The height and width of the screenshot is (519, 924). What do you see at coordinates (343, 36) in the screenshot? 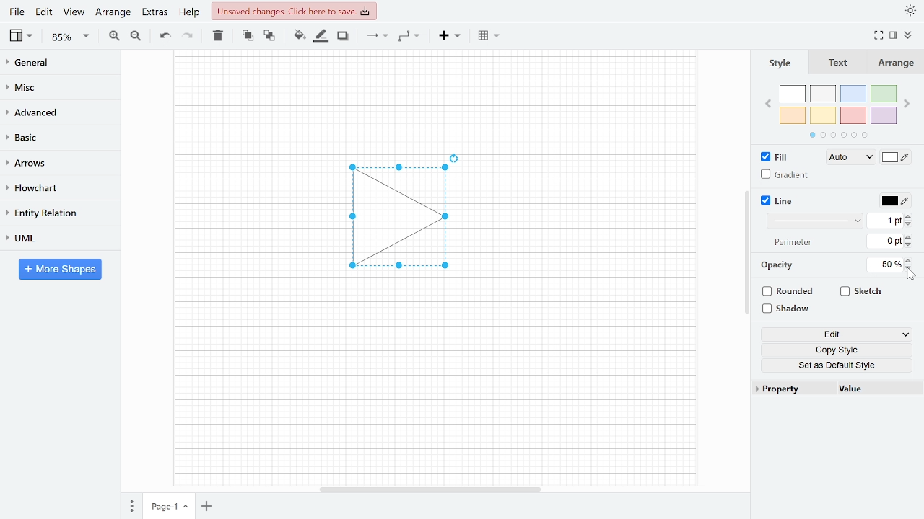
I see `Shadow` at bounding box center [343, 36].